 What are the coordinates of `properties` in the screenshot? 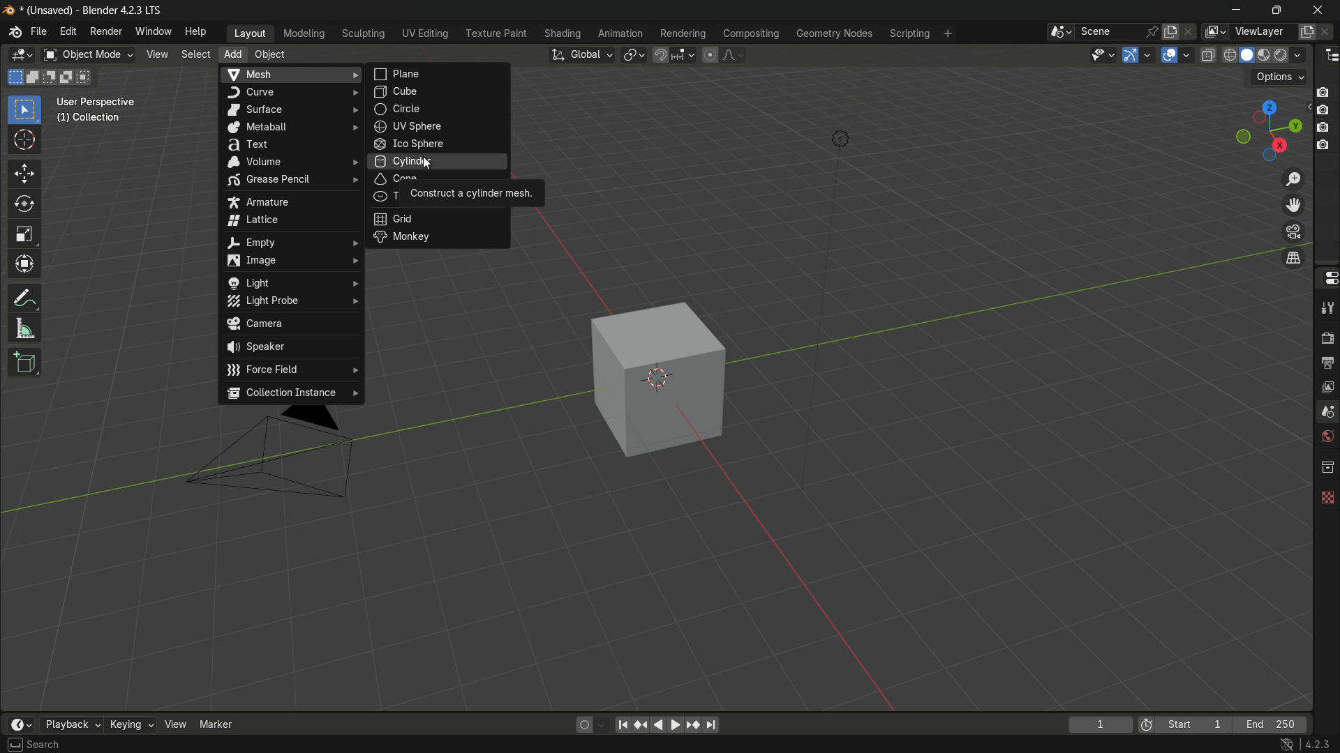 It's located at (1327, 278).